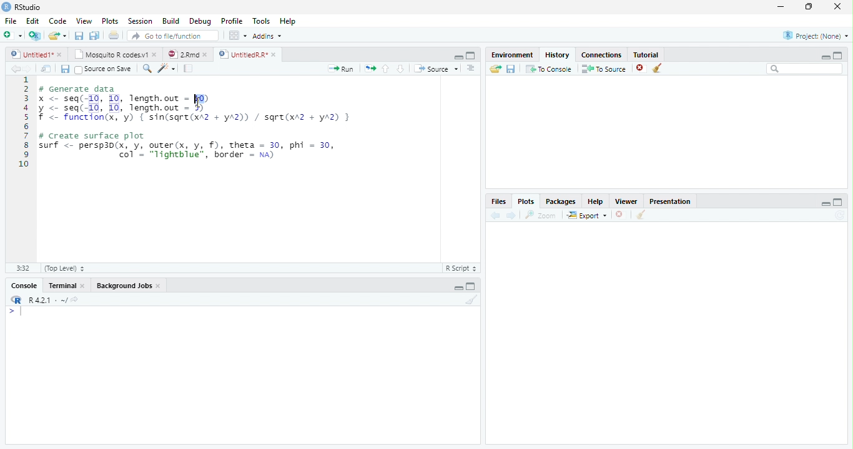 The image size is (853, 449). Describe the element at coordinates (540, 215) in the screenshot. I see `Zoom` at that location.